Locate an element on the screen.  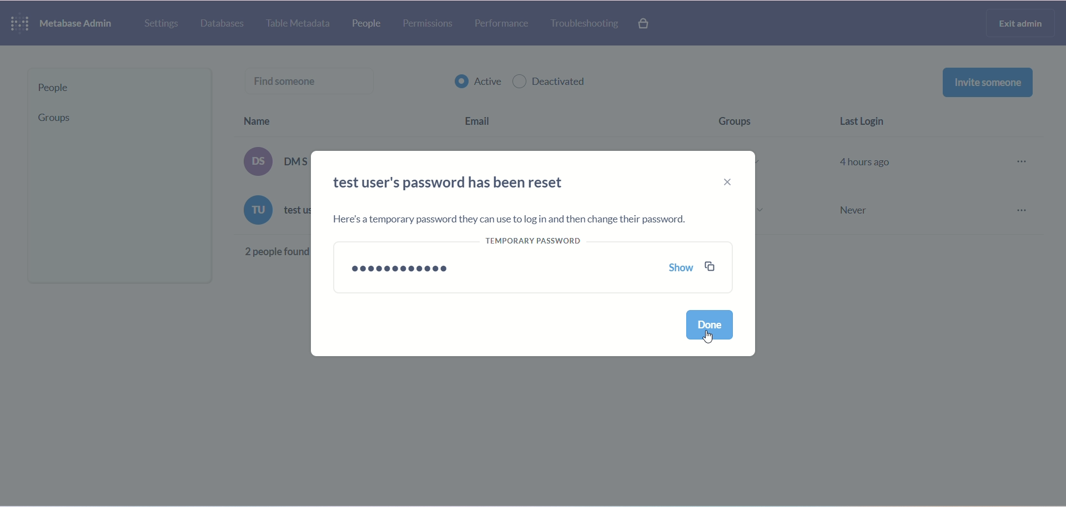
database is located at coordinates (224, 23).